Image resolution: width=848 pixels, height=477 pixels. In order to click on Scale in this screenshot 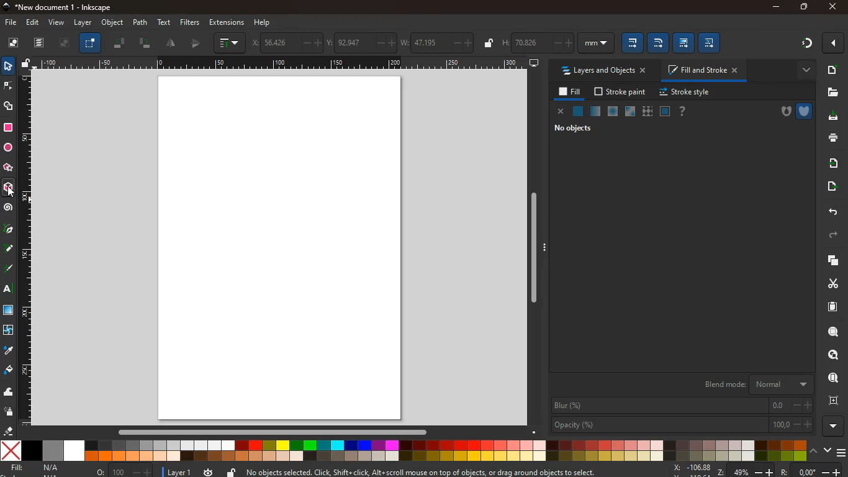, I will do `click(279, 61)`.